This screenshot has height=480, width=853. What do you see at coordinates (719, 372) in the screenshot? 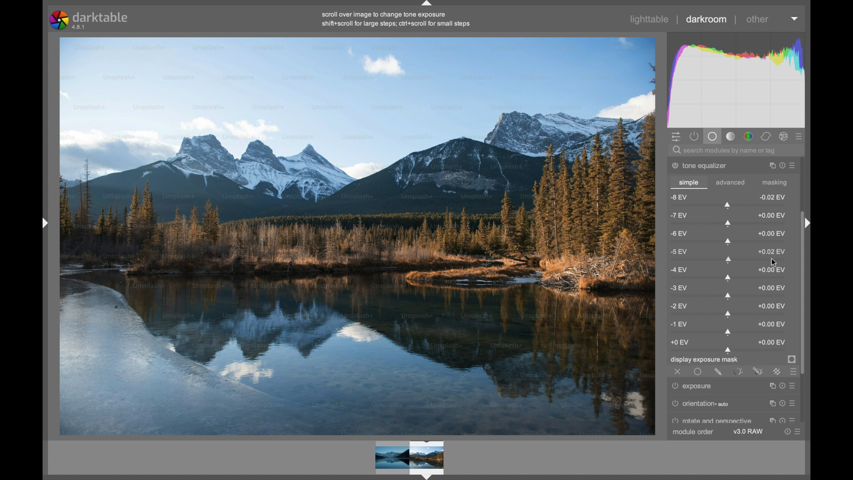
I see `drawn mask` at bounding box center [719, 372].